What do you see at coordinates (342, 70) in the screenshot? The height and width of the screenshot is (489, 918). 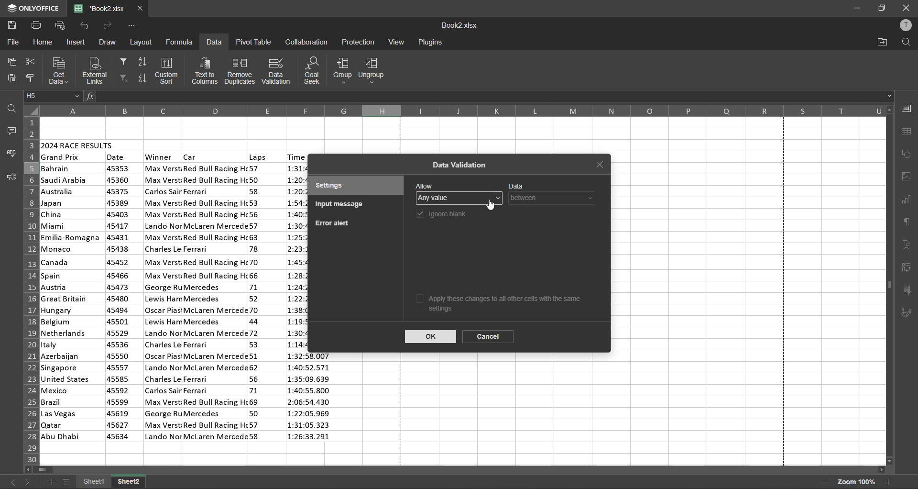 I see `group` at bounding box center [342, 70].